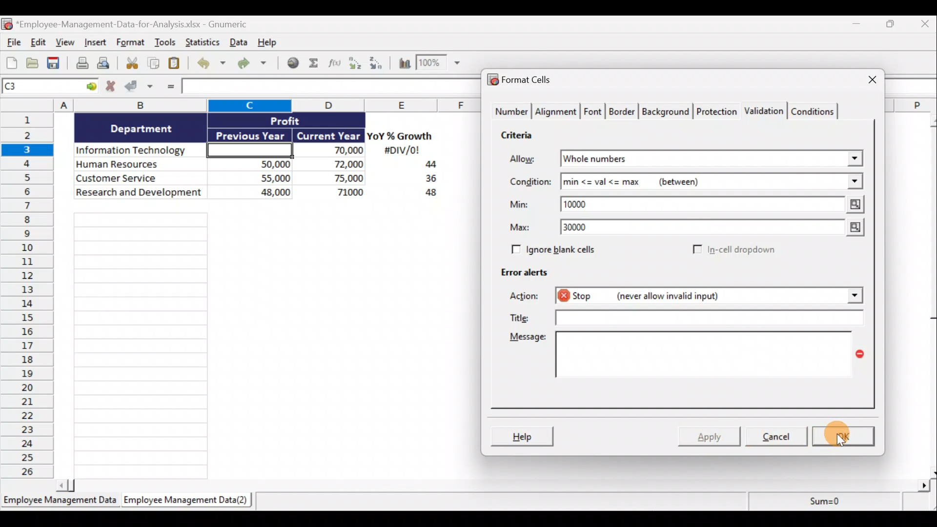  I want to click on Error alerts, so click(528, 277).